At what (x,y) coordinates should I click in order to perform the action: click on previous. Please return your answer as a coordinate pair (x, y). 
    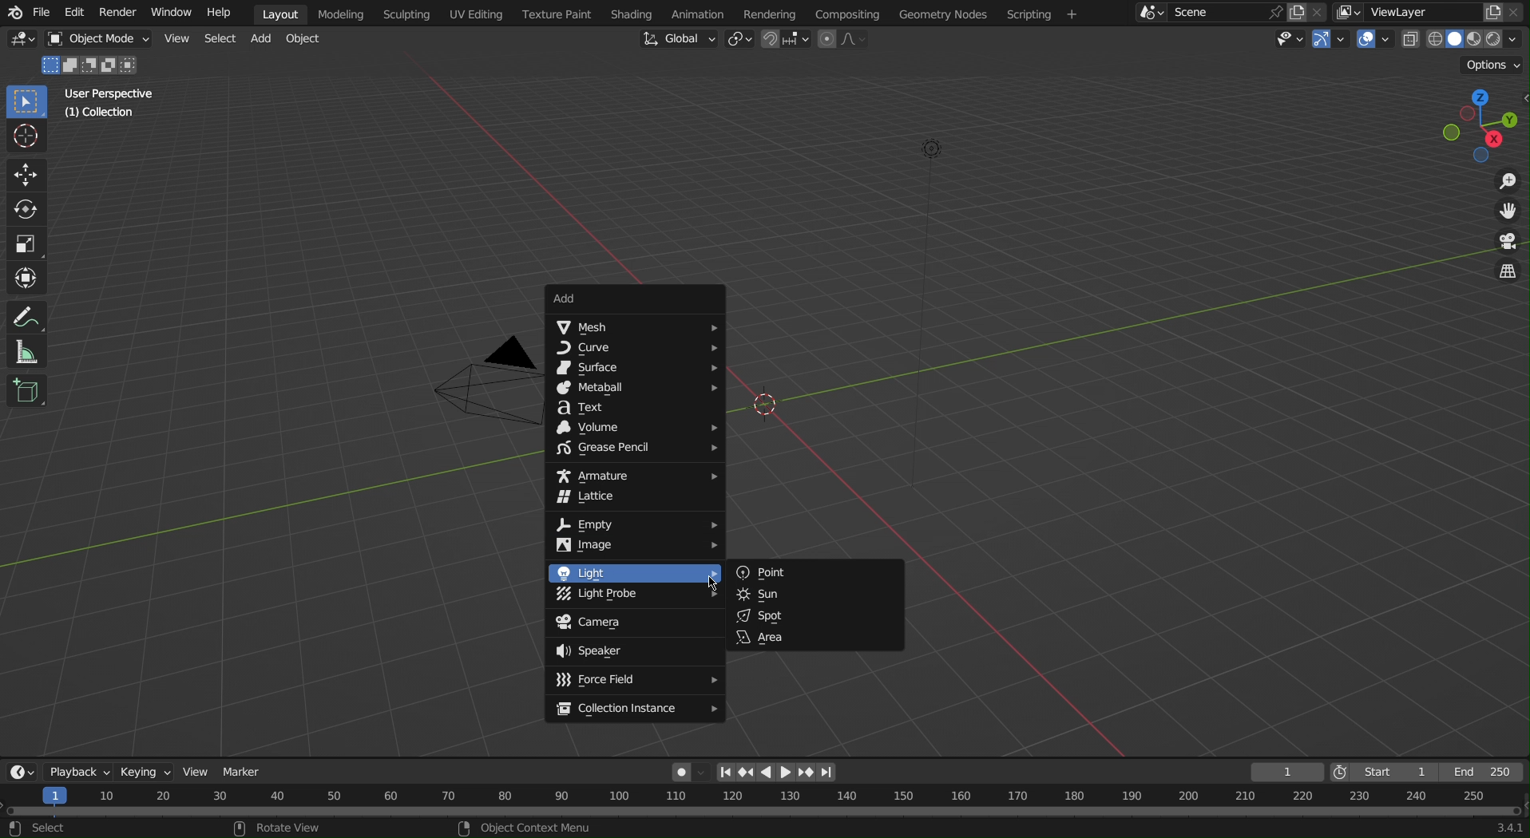
    Looking at the image, I should click on (725, 773).